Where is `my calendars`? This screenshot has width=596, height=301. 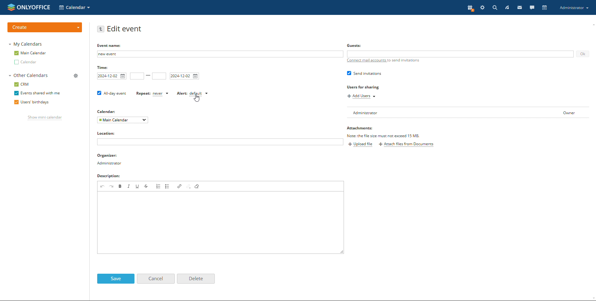 my calendars is located at coordinates (27, 44).